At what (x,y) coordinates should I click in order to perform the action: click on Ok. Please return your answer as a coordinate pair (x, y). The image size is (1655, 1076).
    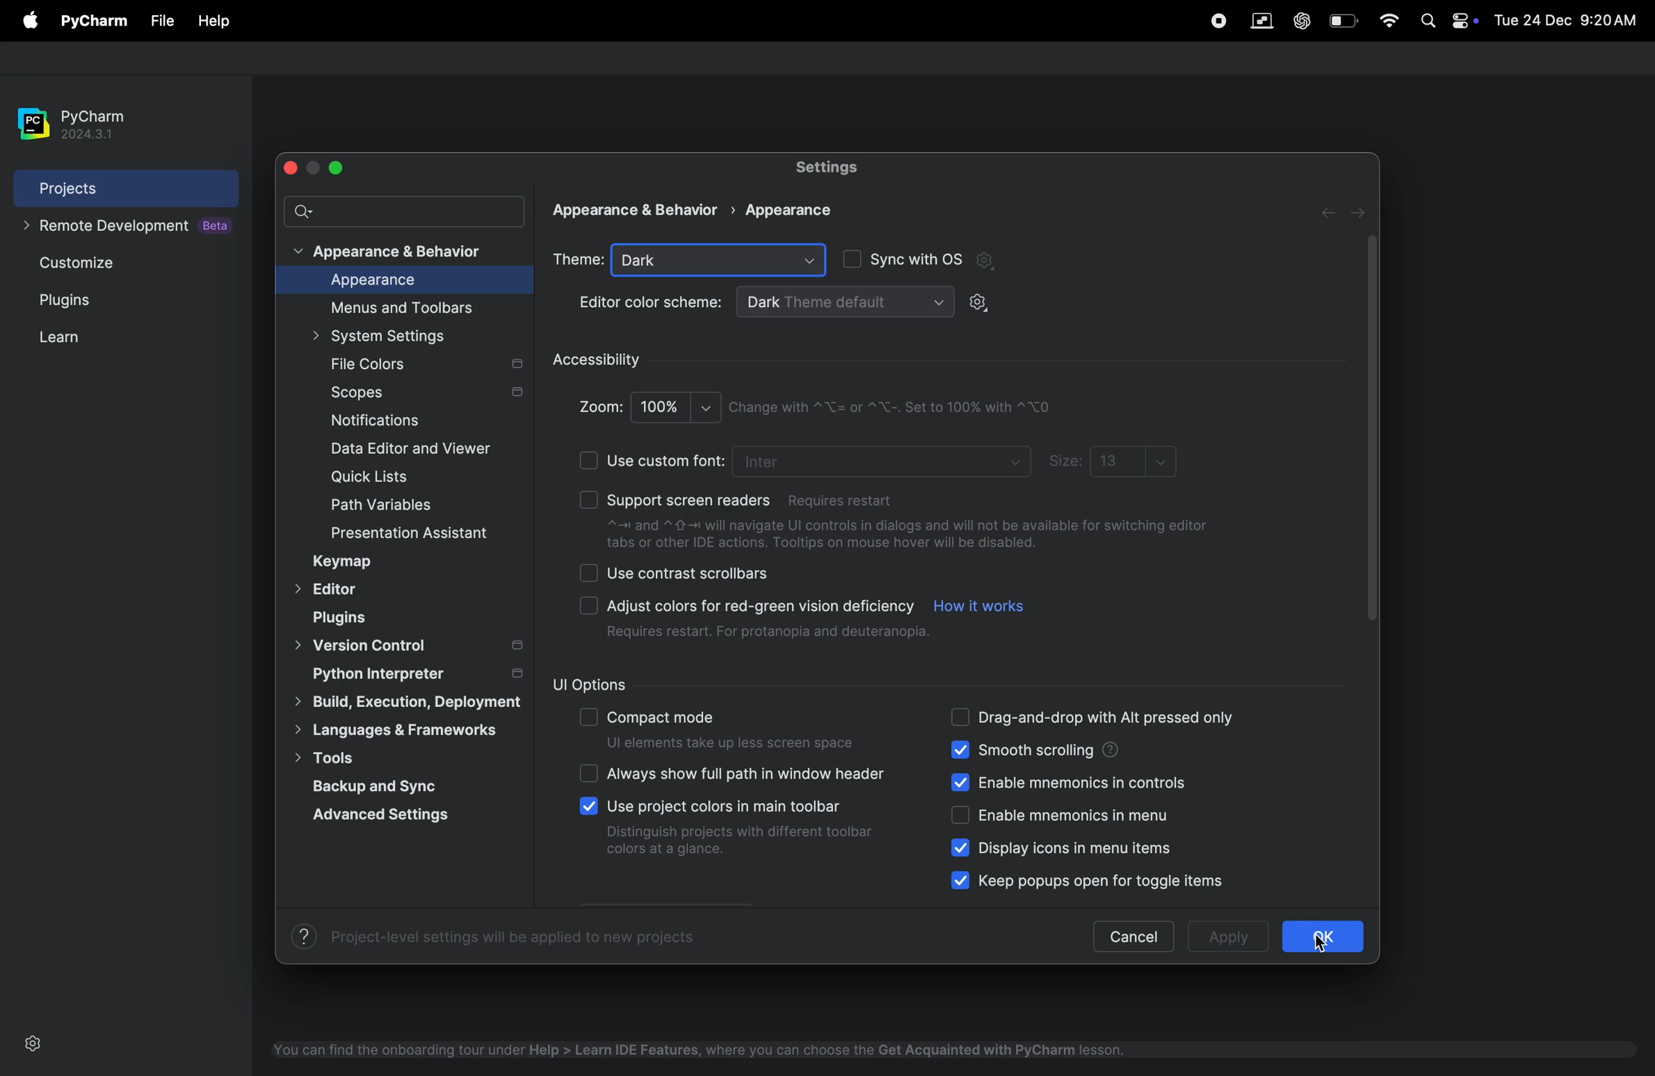
    Looking at the image, I should click on (1321, 936).